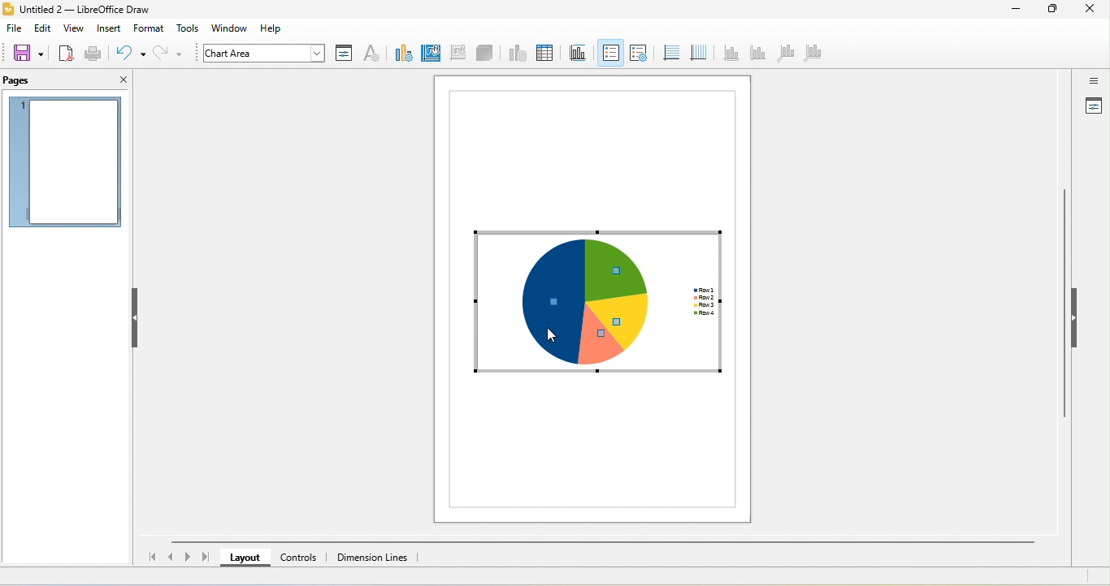 The width and height of the screenshot is (1110, 586). I want to click on chart area, so click(259, 53).